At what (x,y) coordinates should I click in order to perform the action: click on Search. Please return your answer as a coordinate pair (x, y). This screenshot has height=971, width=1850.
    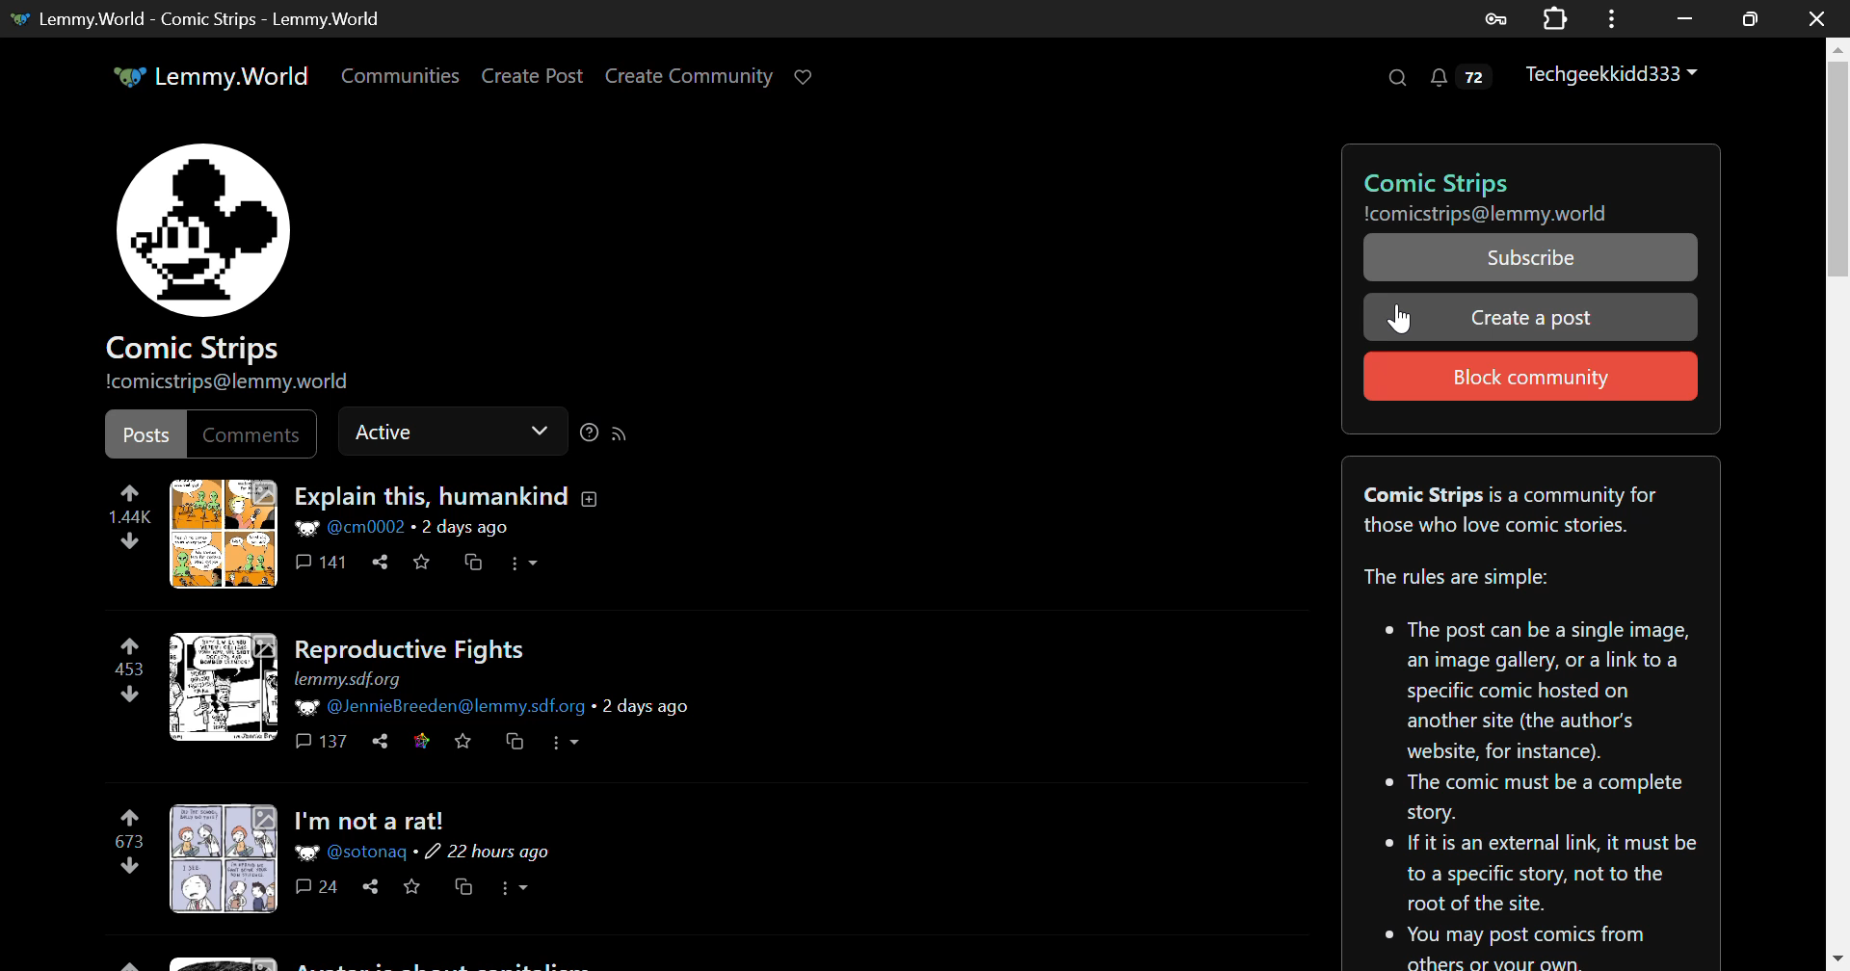
    Looking at the image, I should click on (1395, 78).